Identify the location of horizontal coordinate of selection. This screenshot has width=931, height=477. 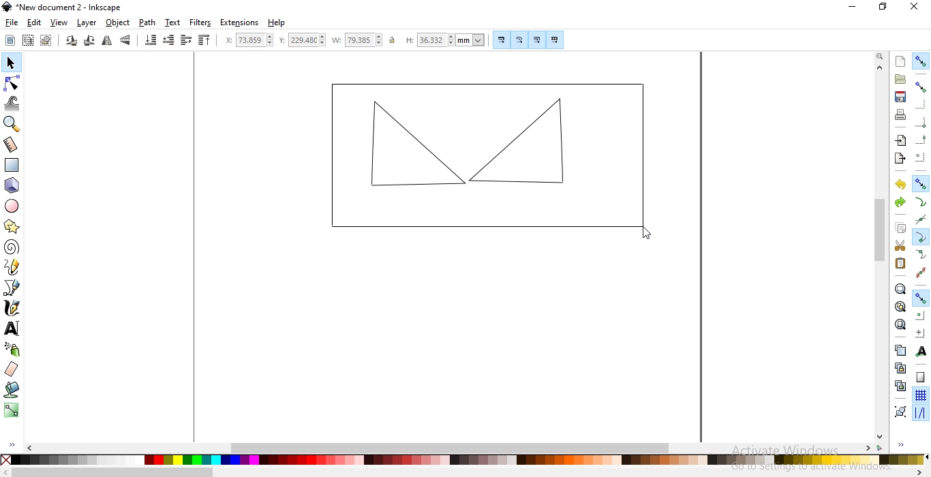
(245, 40).